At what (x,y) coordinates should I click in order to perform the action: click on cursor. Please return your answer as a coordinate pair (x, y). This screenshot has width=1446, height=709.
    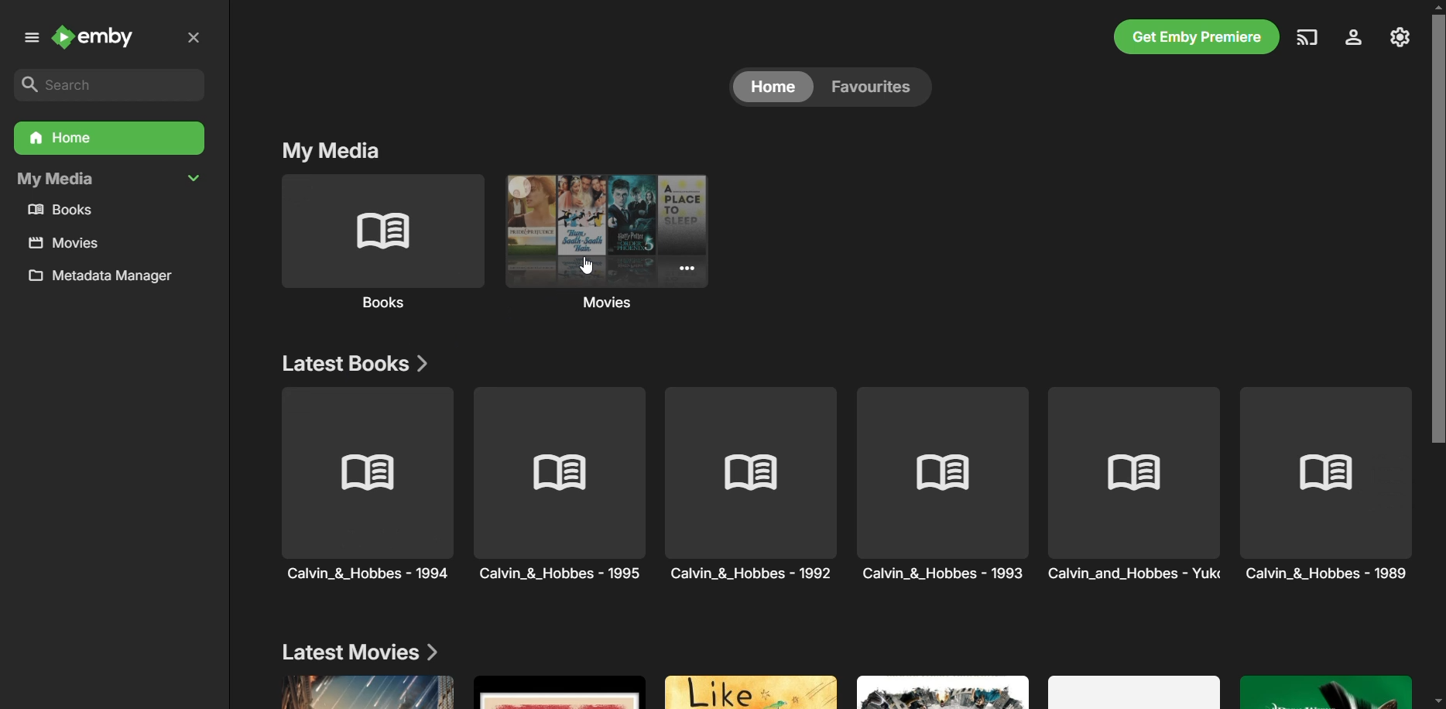
    Looking at the image, I should click on (586, 268).